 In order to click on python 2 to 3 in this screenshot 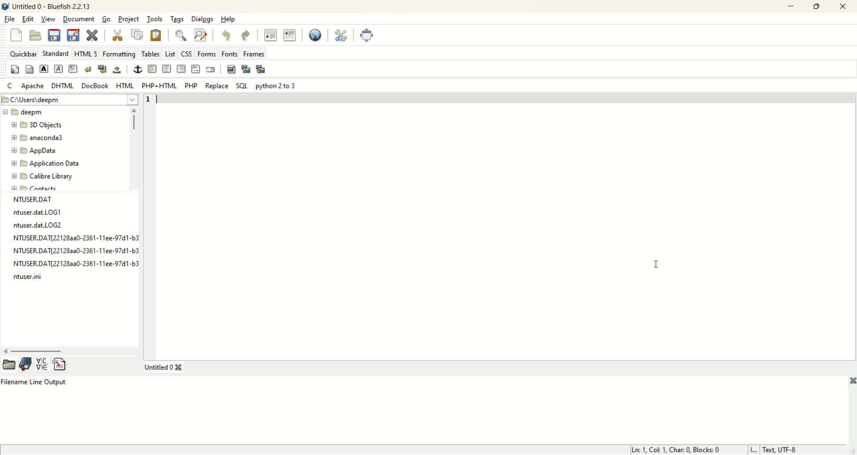, I will do `click(275, 87)`.